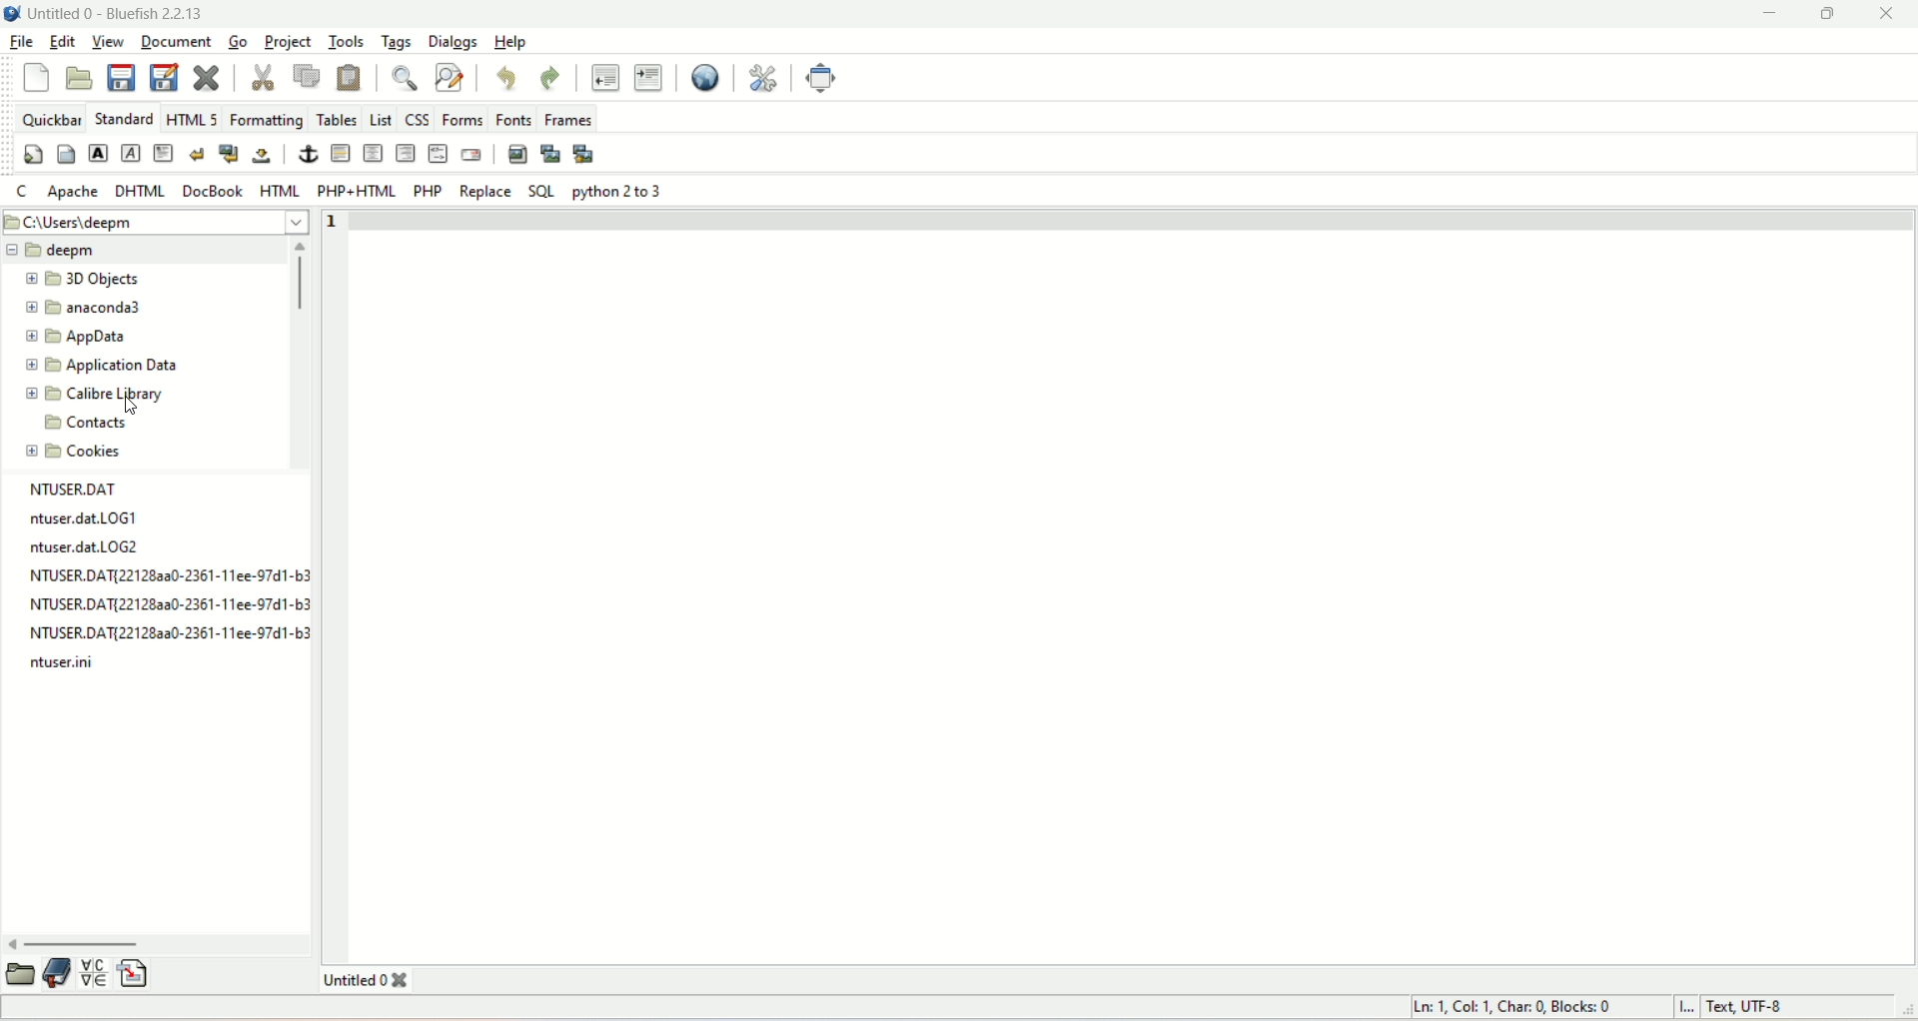 The image size is (1918, 1021). What do you see at coordinates (118, 16) in the screenshot?
I see `title` at bounding box center [118, 16].